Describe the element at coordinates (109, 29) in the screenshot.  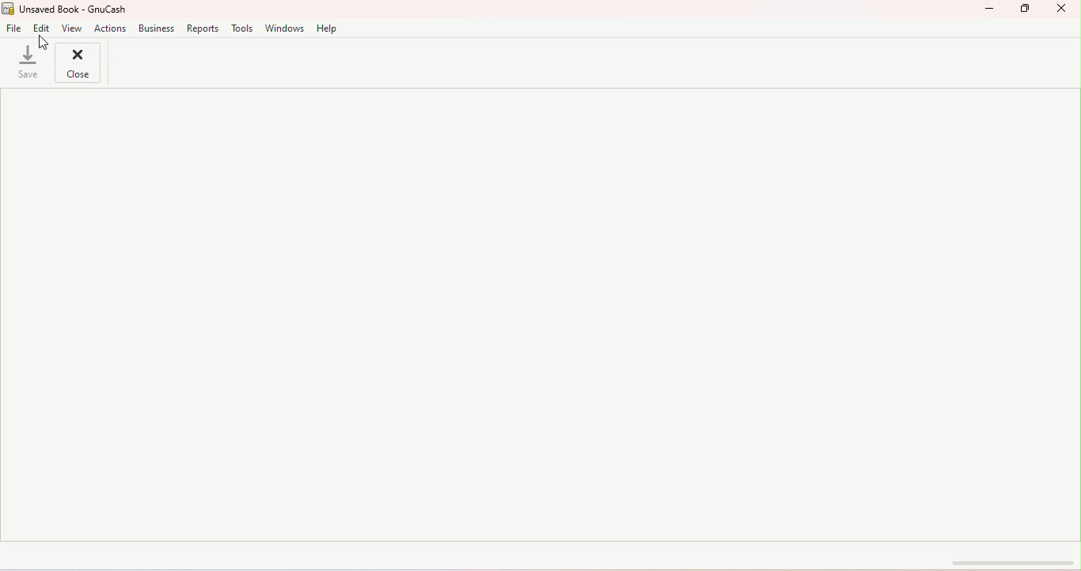
I see `actions` at that location.